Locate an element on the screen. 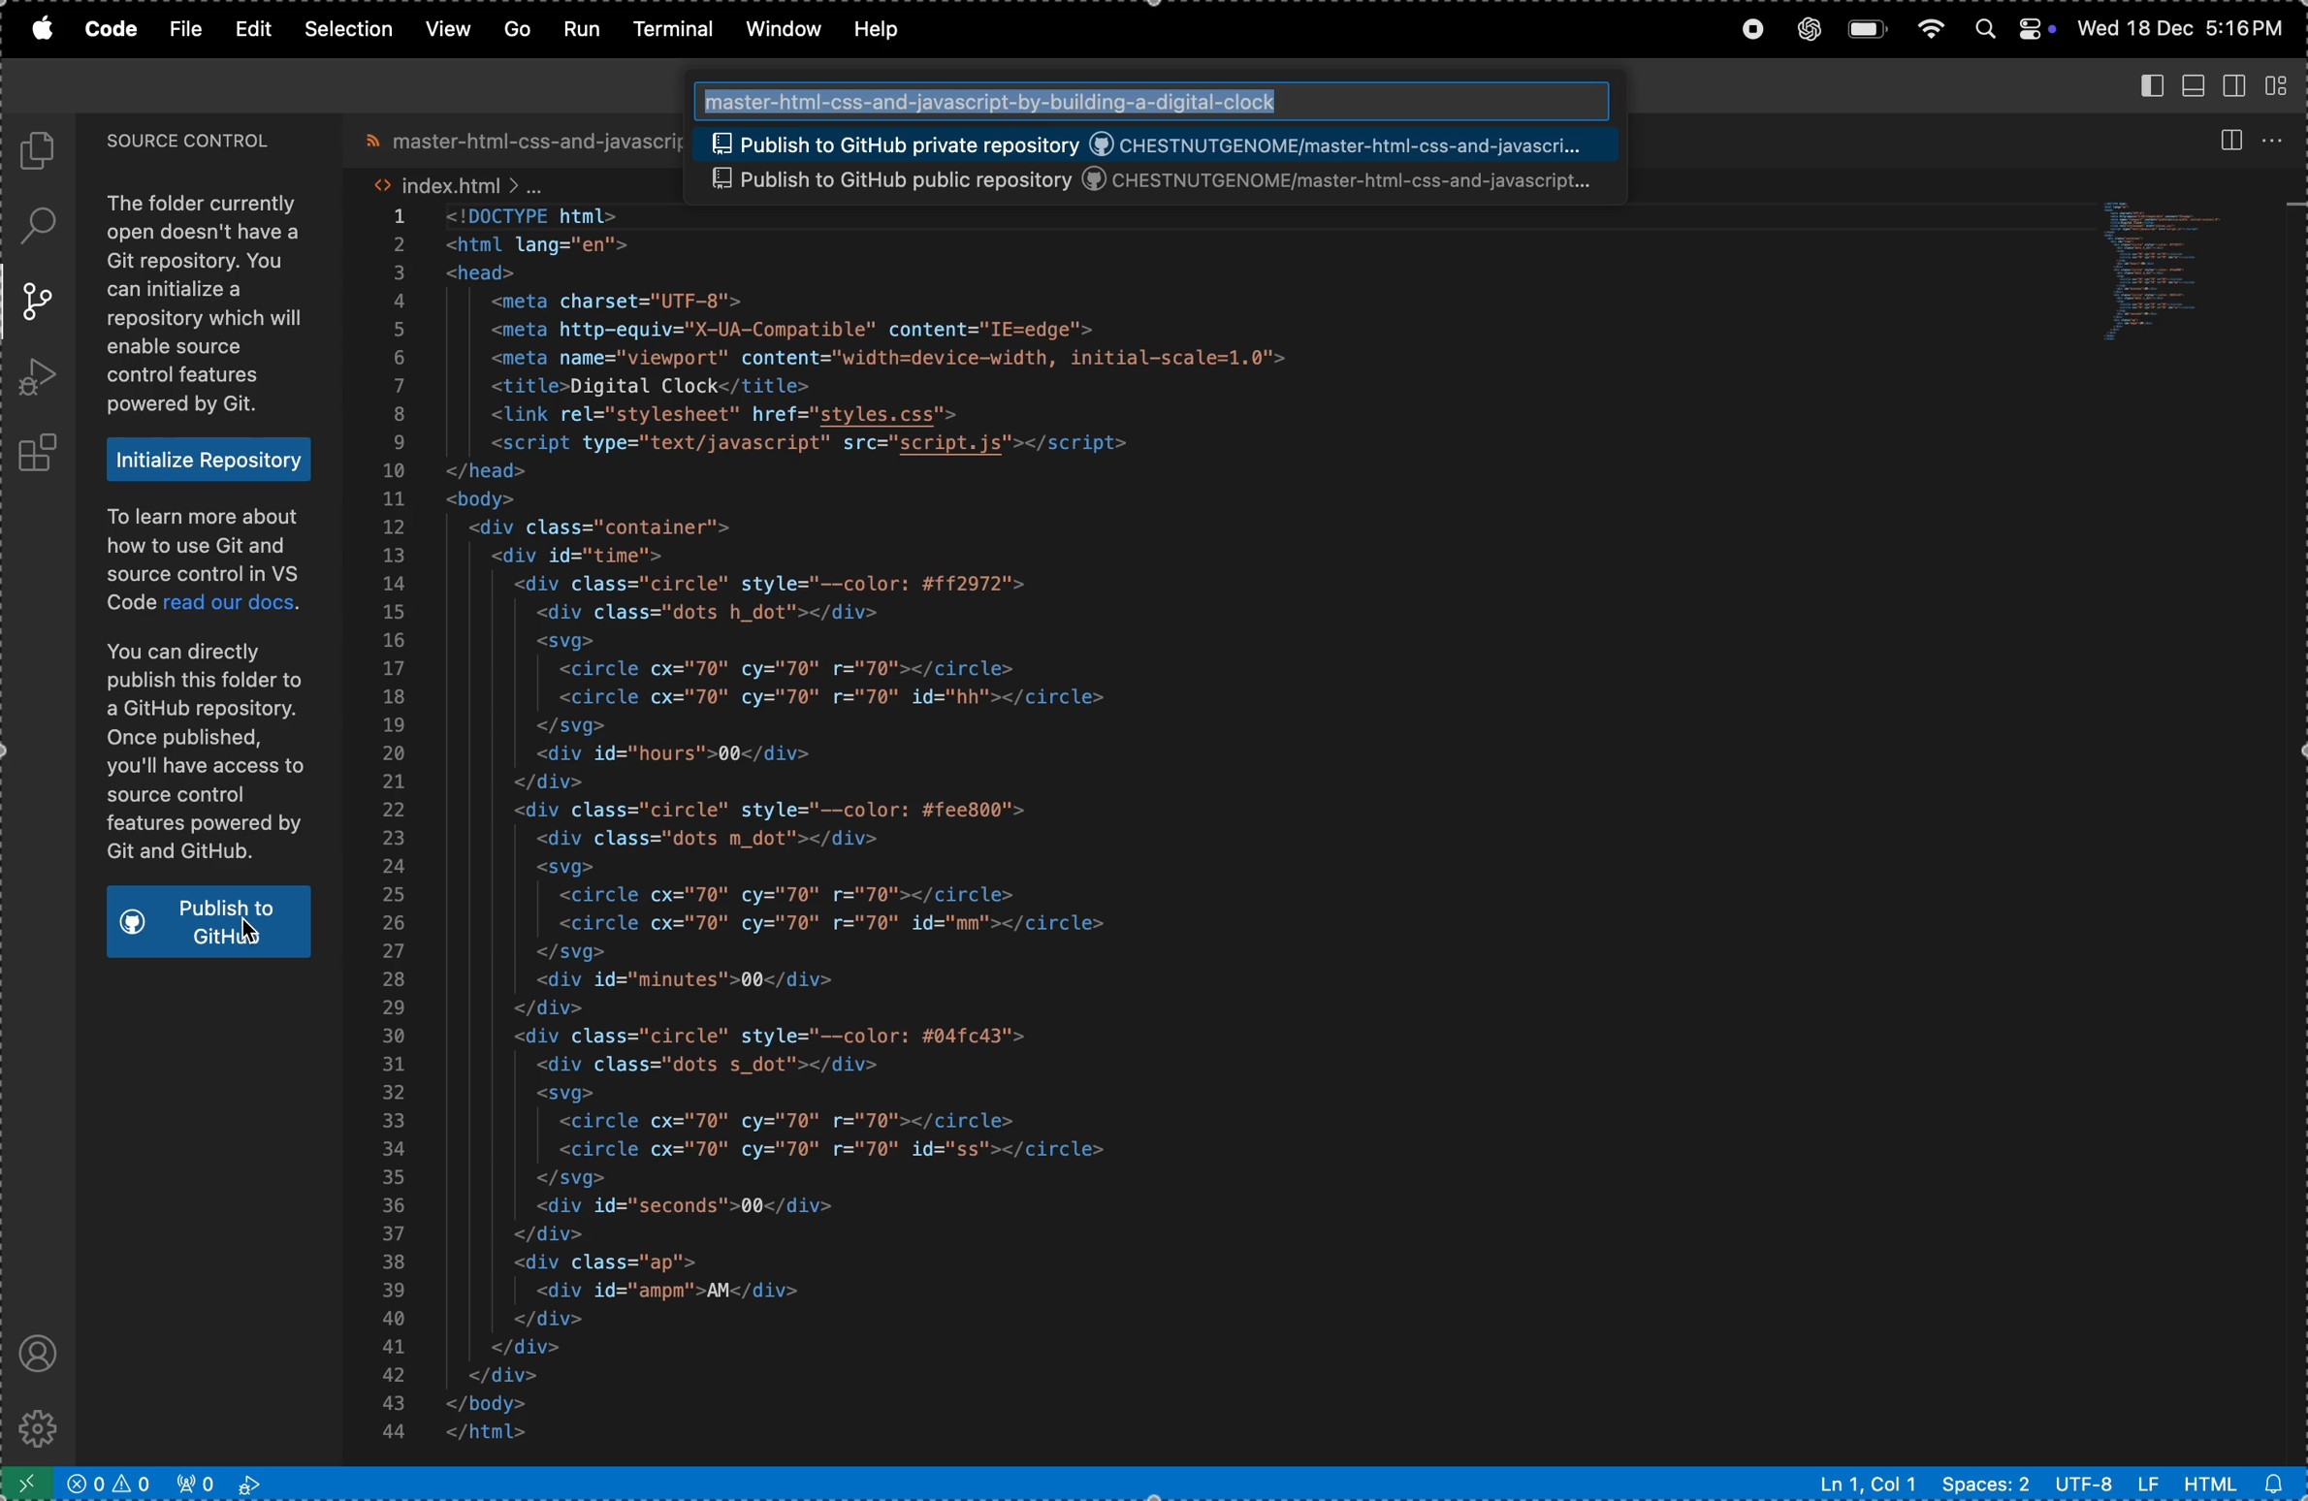 The height and width of the screenshot is (1501, 2308). apple menu is located at coordinates (46, 30).